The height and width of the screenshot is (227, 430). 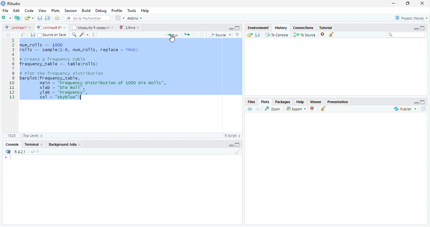 What do you see at coordinates (313, 109) in the screenshot?
I see `Remove Selected` at bounding box center [313, 109].